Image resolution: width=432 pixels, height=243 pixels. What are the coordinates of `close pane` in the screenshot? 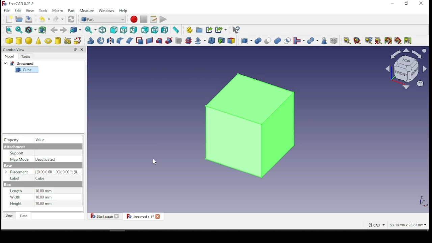 It's located at (82, 49).